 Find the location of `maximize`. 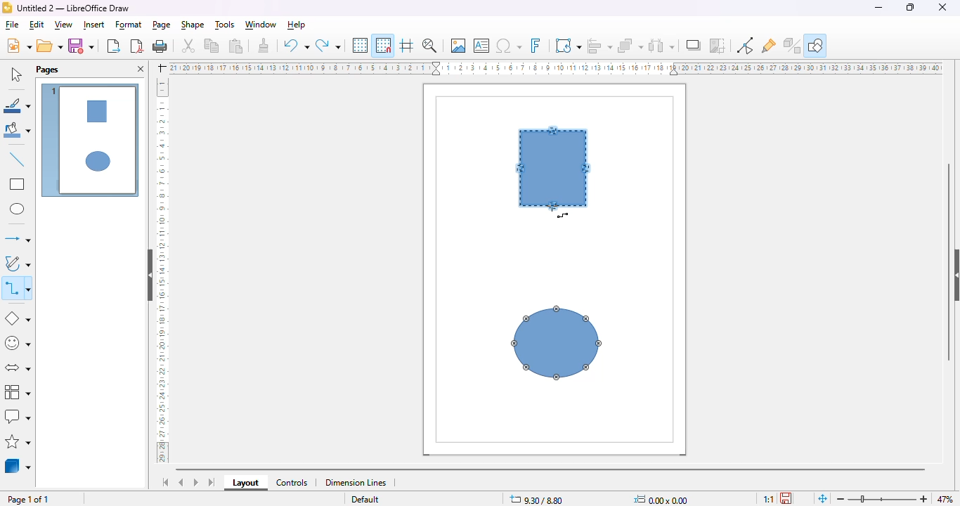

maximize is located at coordinates (910, 7).